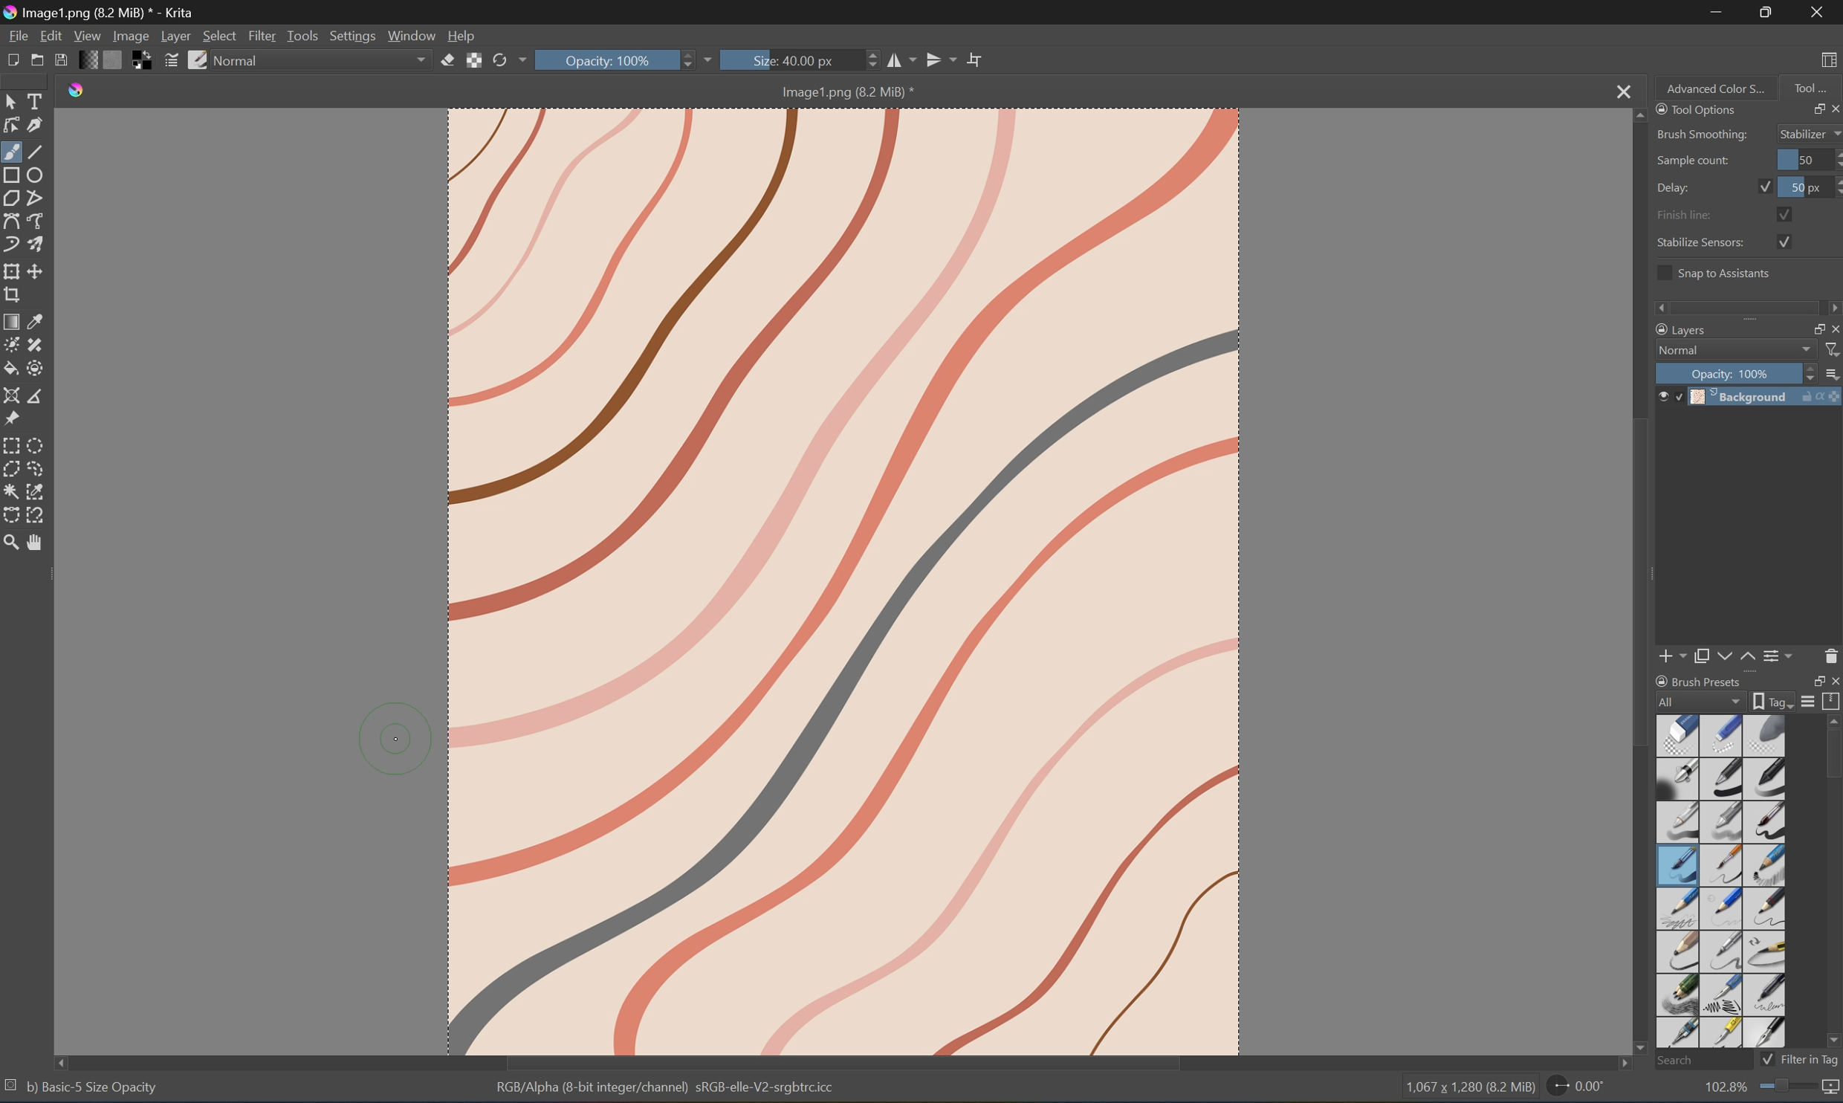 The width and height of the screenshot is (1843, 1103). Describe the element at coordinates (1674, 656) in the screenshot. I see `Add new layer` at that location.